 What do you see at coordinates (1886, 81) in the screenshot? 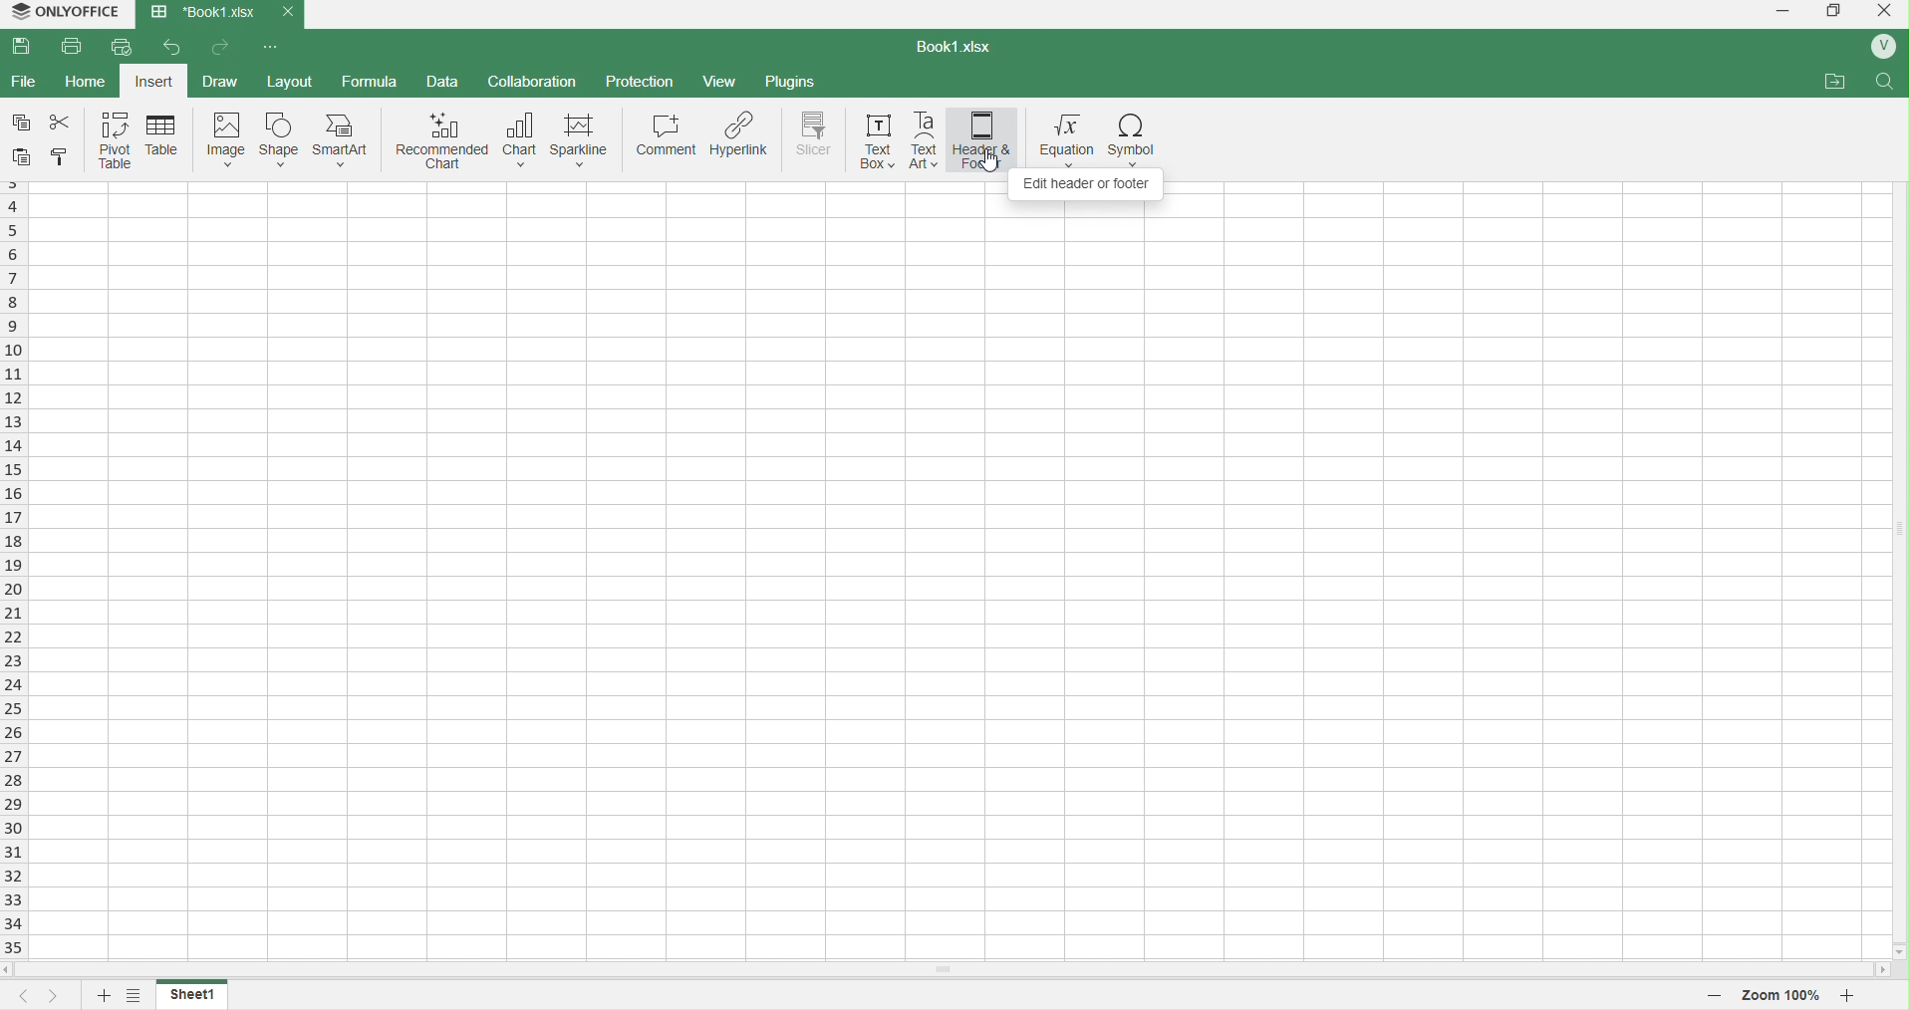
I see `search` at bounding box center [1886, 81].